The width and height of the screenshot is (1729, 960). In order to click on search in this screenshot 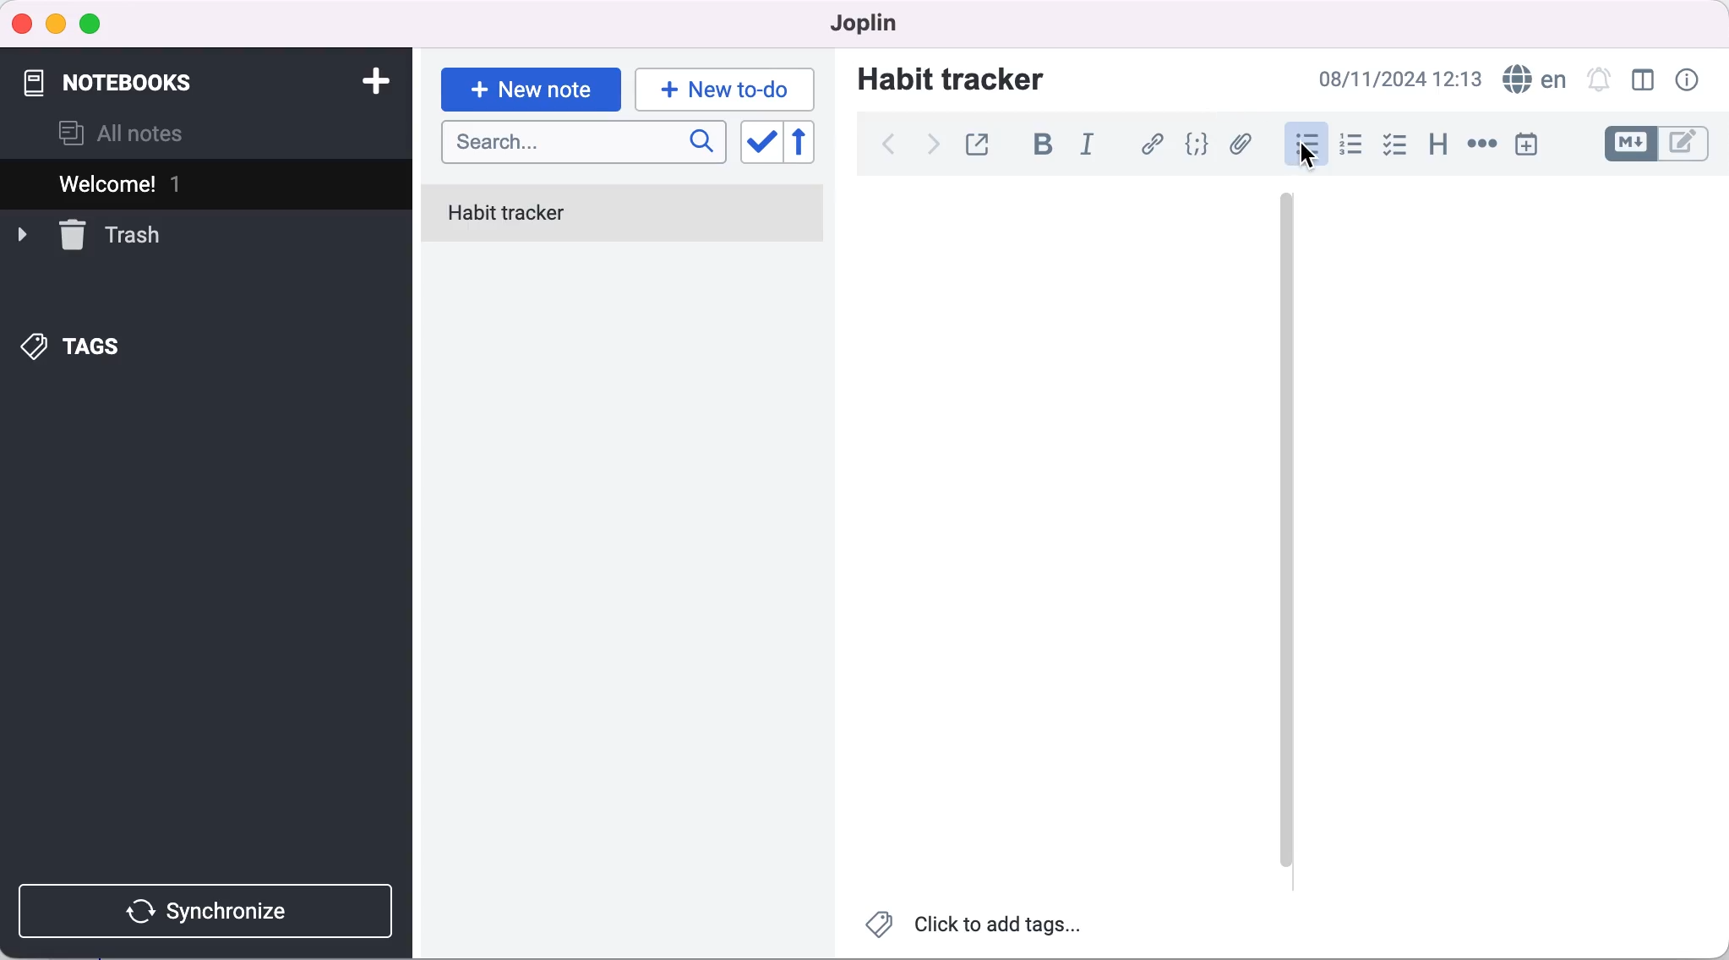, I will do `click(584, 144)`.